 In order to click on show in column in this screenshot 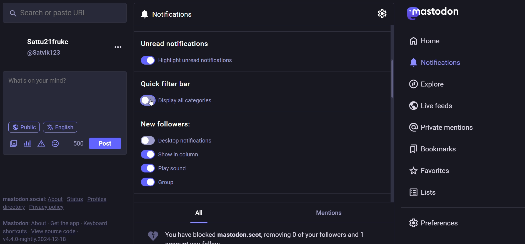, I will do `click(172, 154)`.